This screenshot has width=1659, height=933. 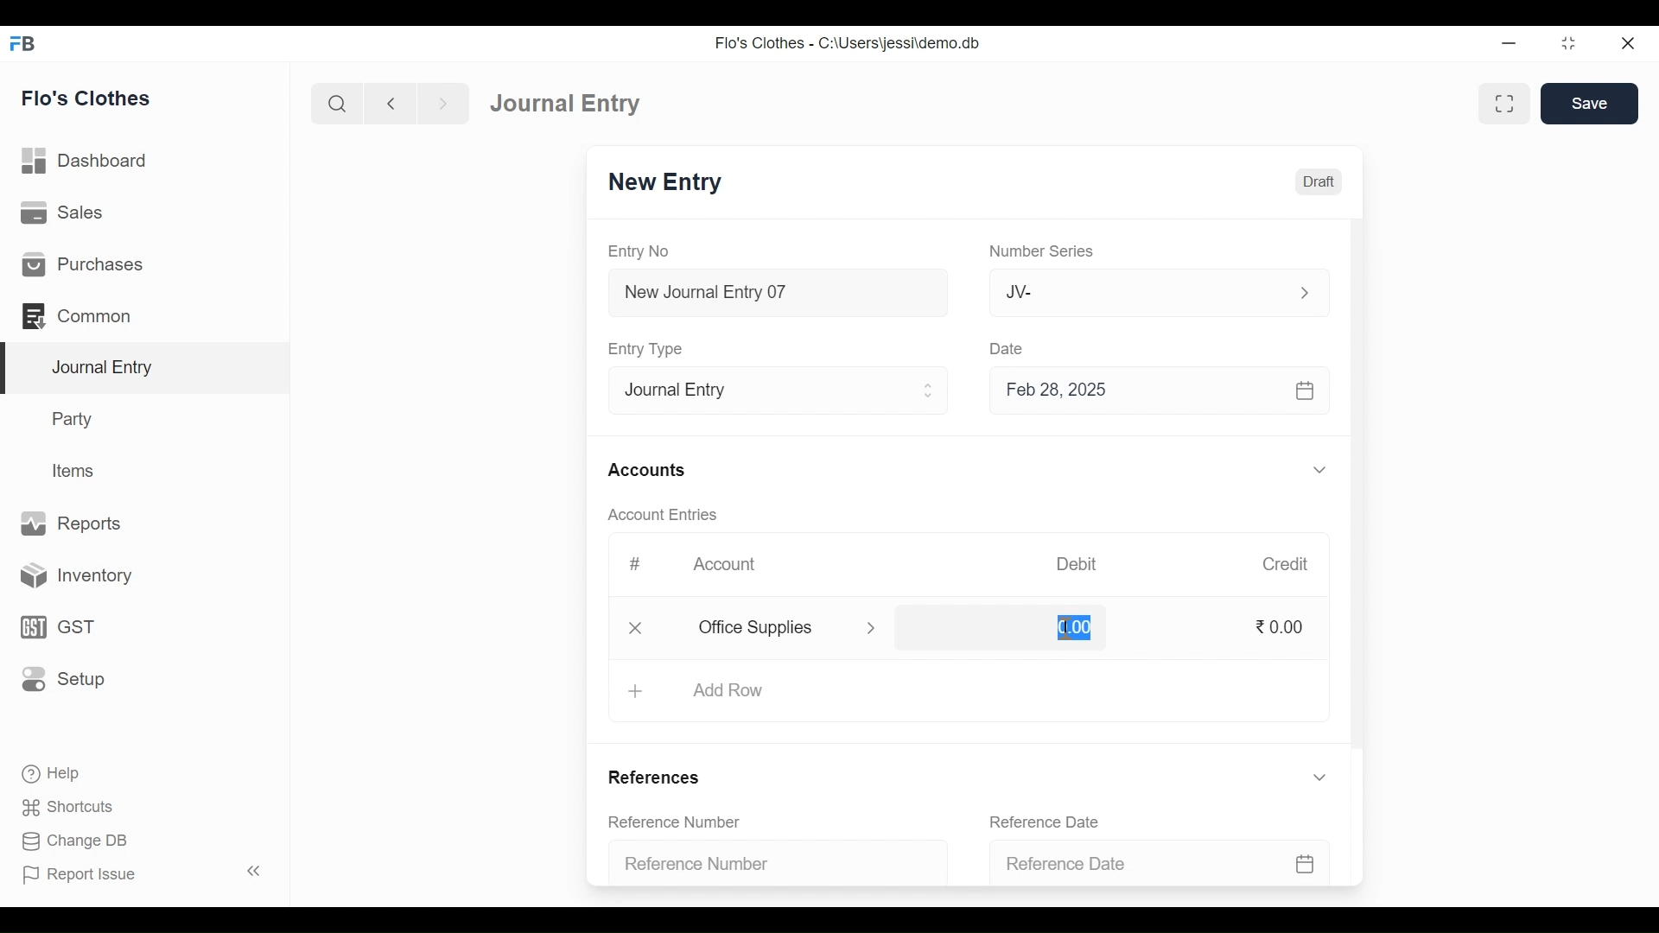 I want to click on Close, so click(x=1629, y=44).